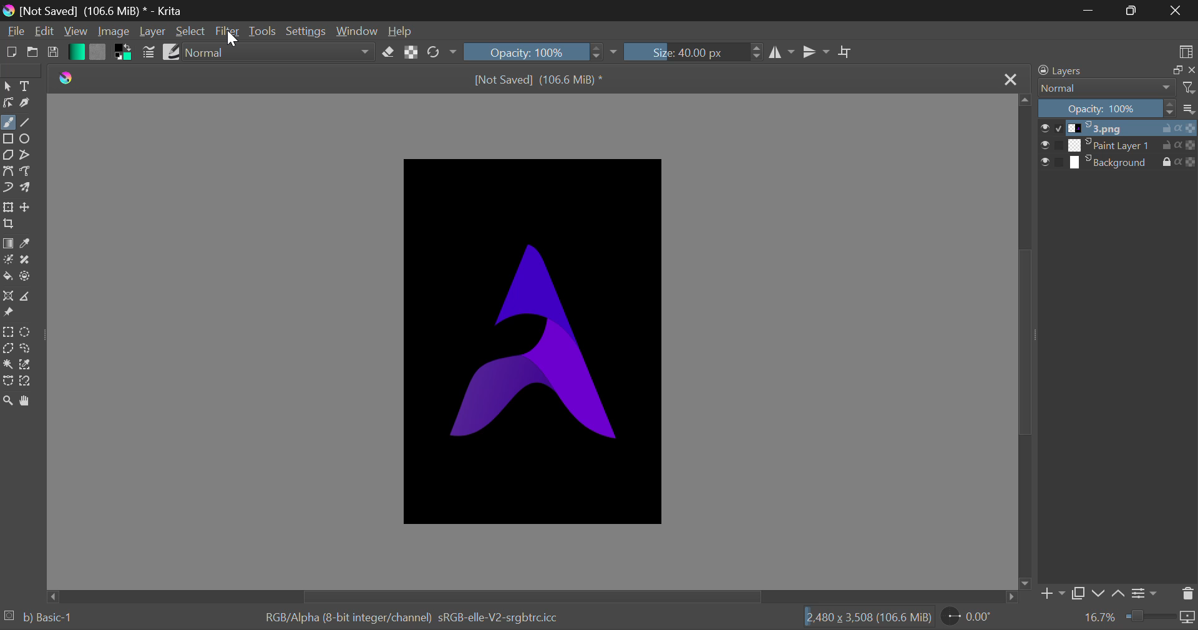 This screenshot has height=630, width=1198. What do you see at coordinates (149, 52) in the screenshot?
I see `Brush Settings` at bounding box center [149, 52].